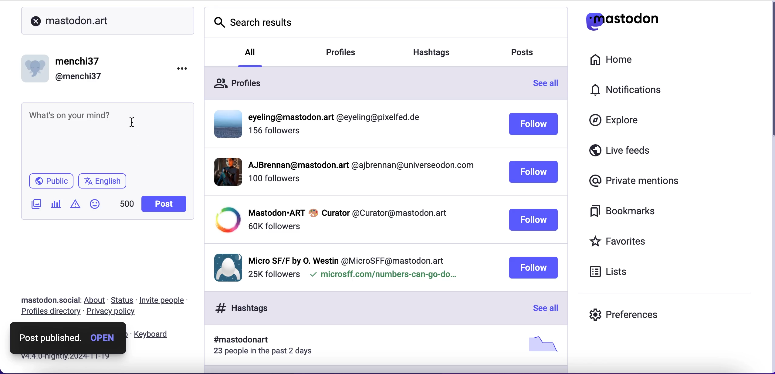 The image size is (775, 374). What do you see at coordinates (275, 133) in the screenshot?
I see `followers` at bounding box center [275, 133].